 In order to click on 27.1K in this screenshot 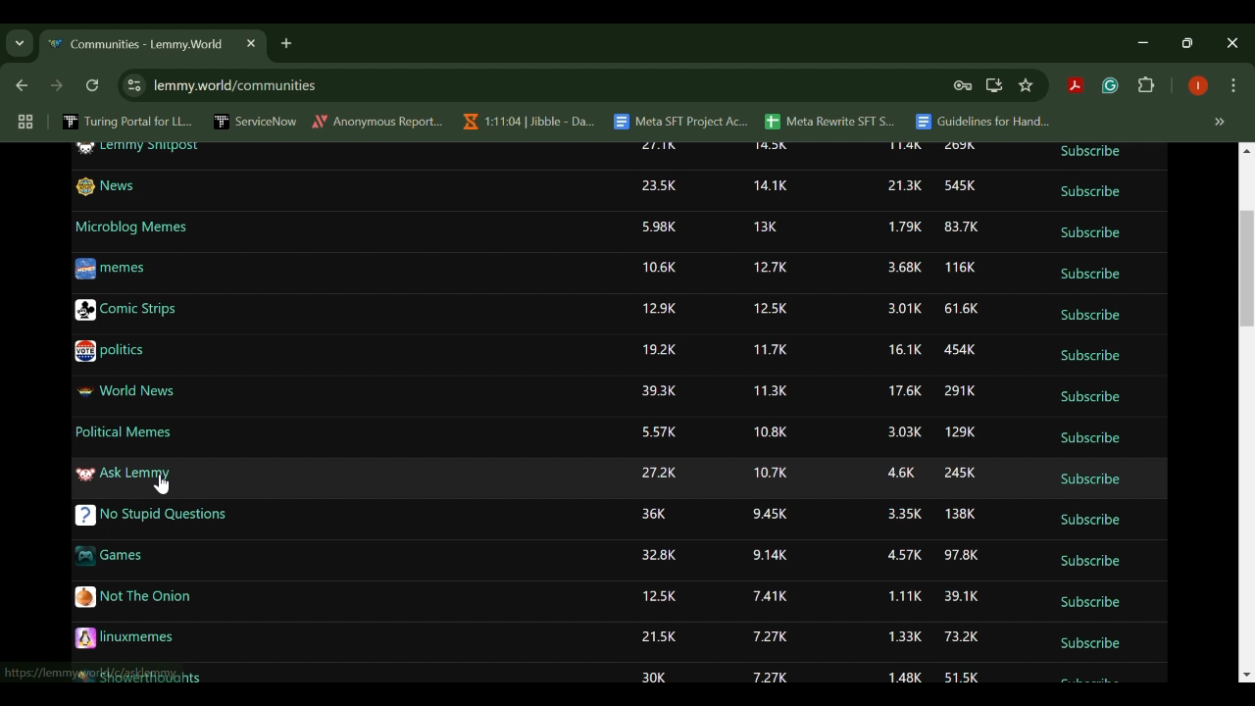, I will do `click(661, 148)`.